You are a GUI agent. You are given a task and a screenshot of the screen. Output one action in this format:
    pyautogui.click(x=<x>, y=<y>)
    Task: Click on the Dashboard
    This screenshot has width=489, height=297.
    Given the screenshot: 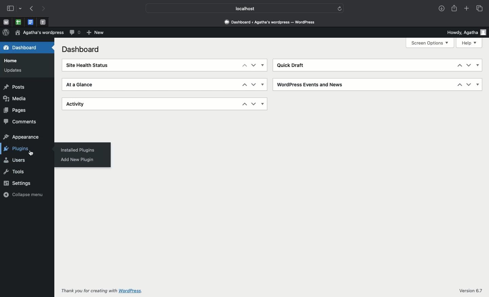 What is the action you would take?
    pyautogui.click(x=80, y=49)
    